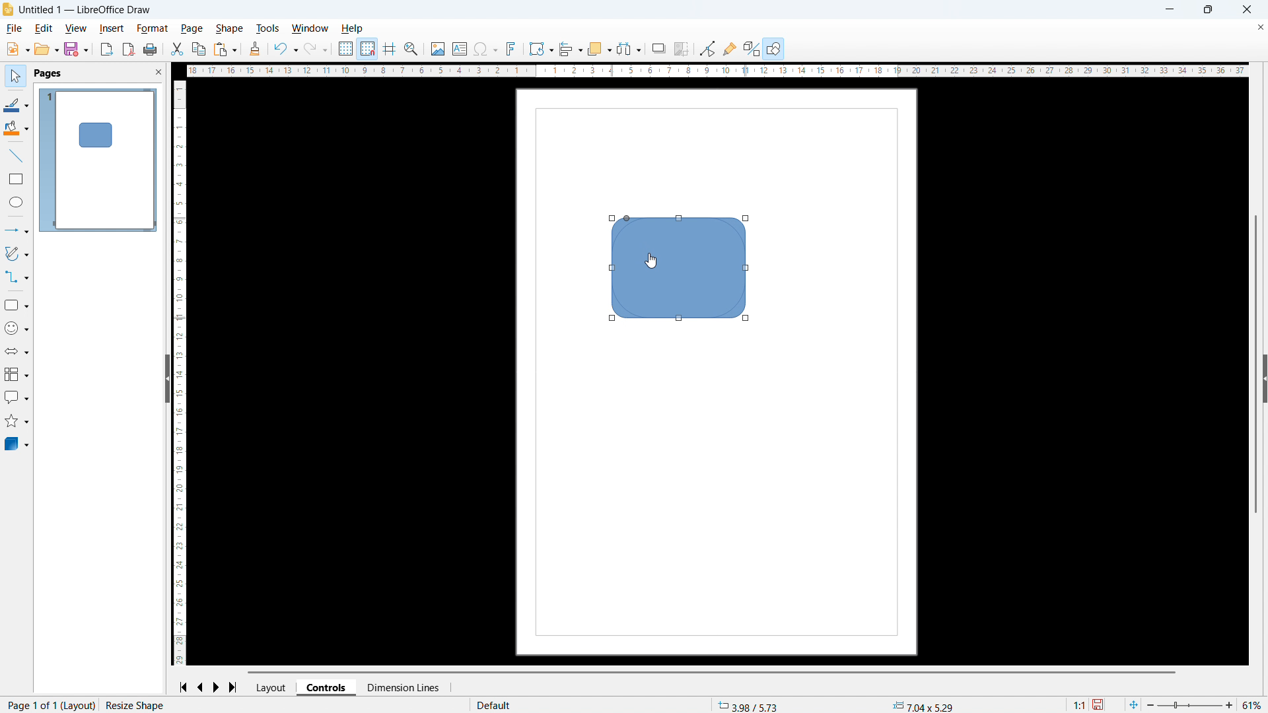 The height and width of the screenshot is (713, 1268). I want to click on 61%, so click(1253, 705).